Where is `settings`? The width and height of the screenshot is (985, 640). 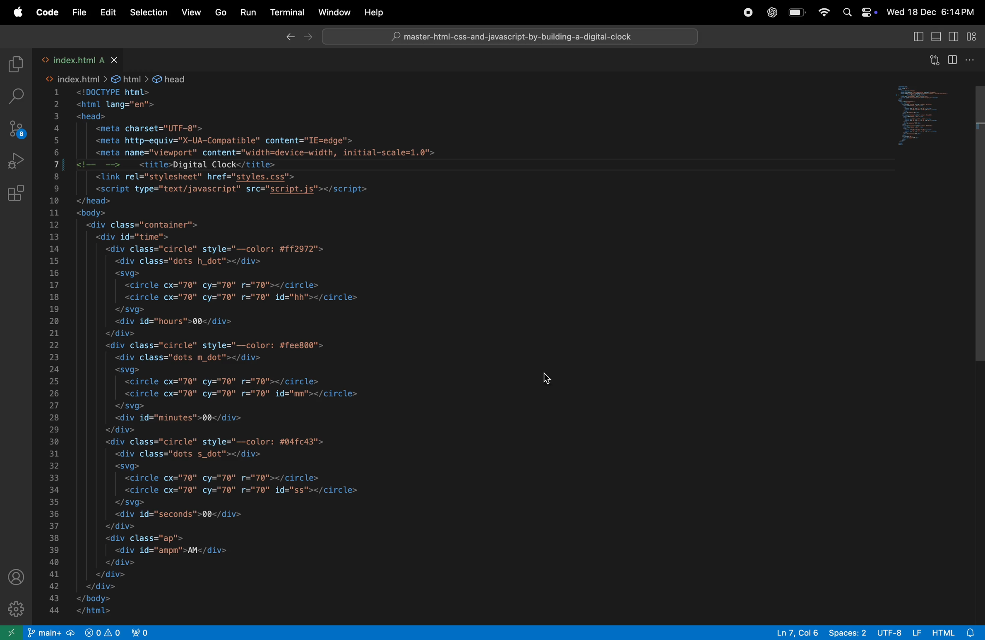 settings is located at coordinates (14, 610).